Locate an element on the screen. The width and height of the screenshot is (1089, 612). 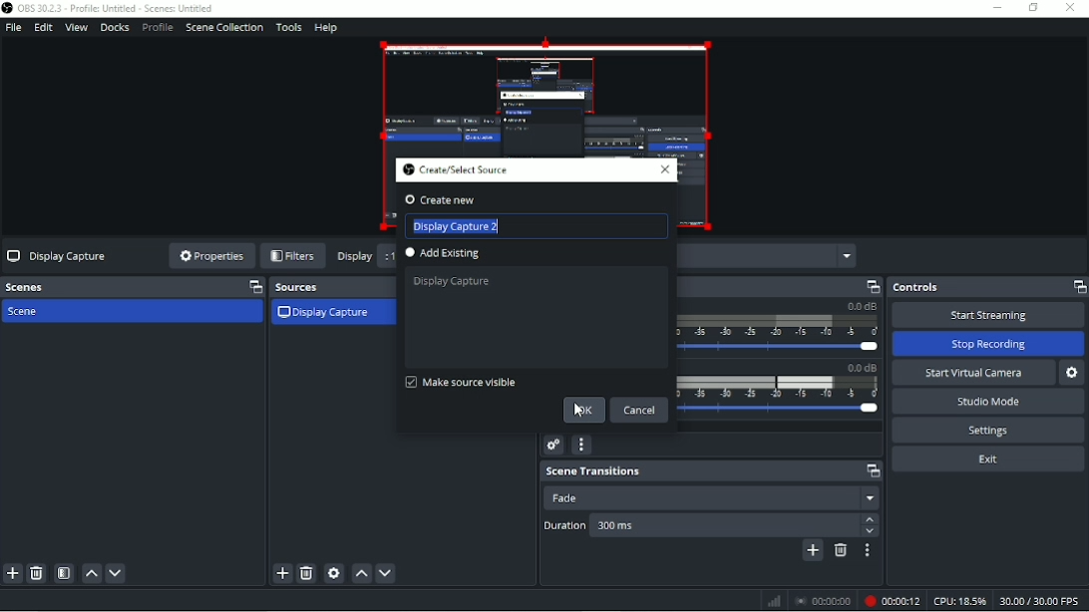
Add Existing is located at coordinates (447, 254).